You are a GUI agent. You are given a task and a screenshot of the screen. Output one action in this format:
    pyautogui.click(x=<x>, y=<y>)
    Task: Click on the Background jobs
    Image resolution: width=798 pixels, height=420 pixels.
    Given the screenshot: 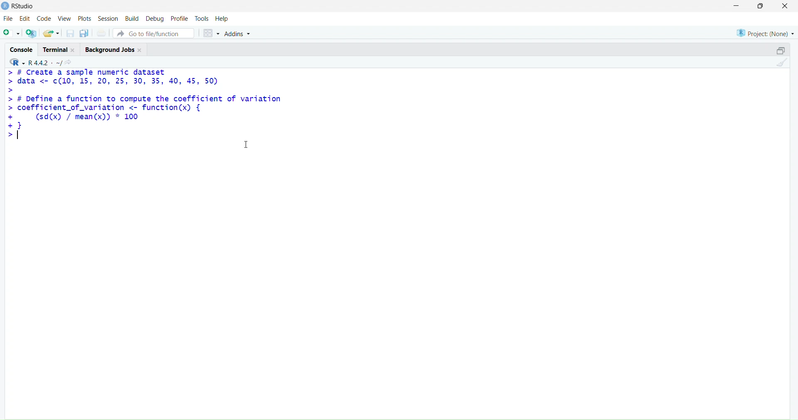 What is the action you would take?
    pyautogui.click(x=109, y=51)
    